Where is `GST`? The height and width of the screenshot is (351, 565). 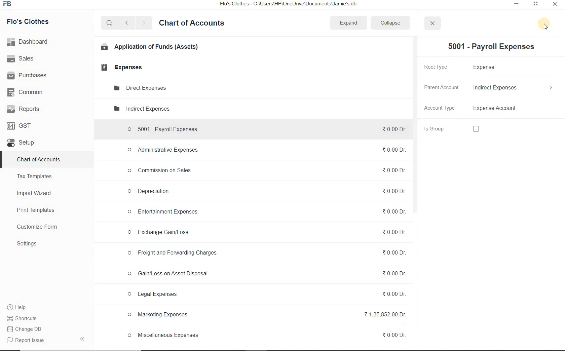 GST is located at coordinates (20, 125).